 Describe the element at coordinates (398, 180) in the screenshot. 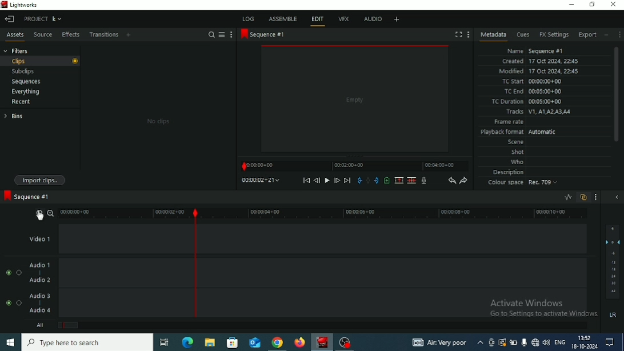

I see `Remove the marked section` at that location.